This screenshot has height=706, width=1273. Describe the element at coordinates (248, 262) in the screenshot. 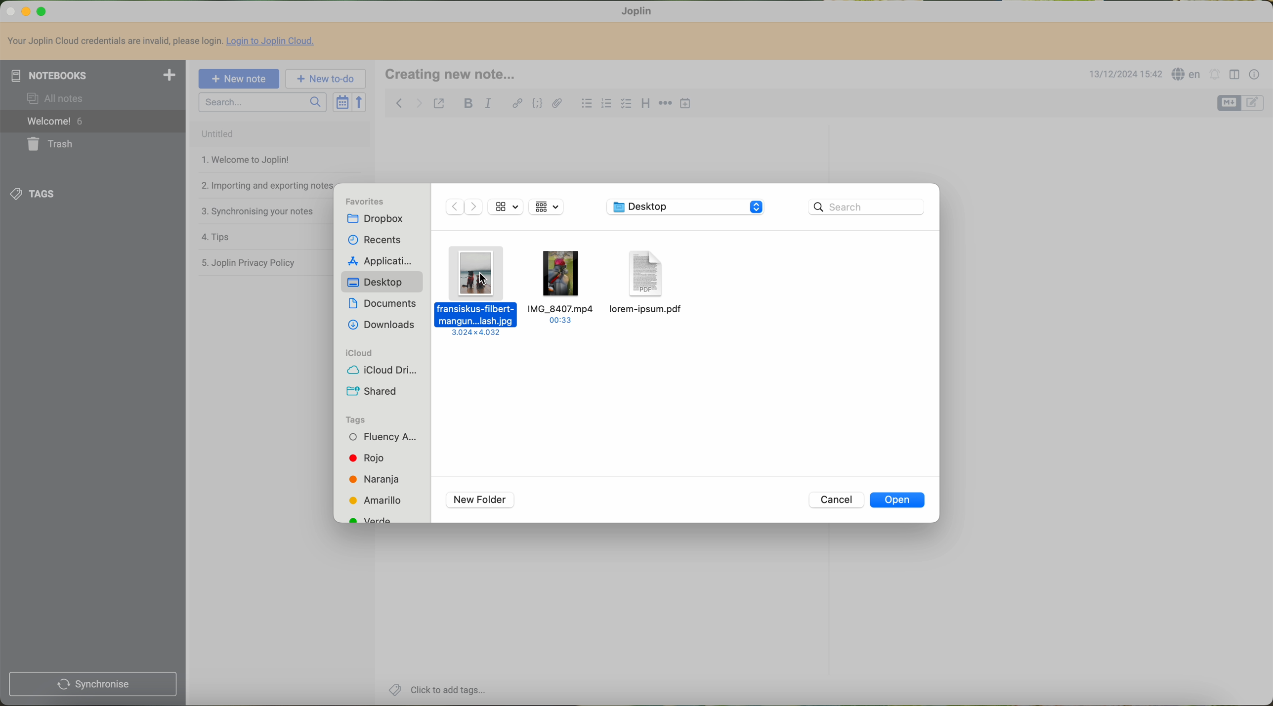

I see `Joplin privacy policy` at that location.